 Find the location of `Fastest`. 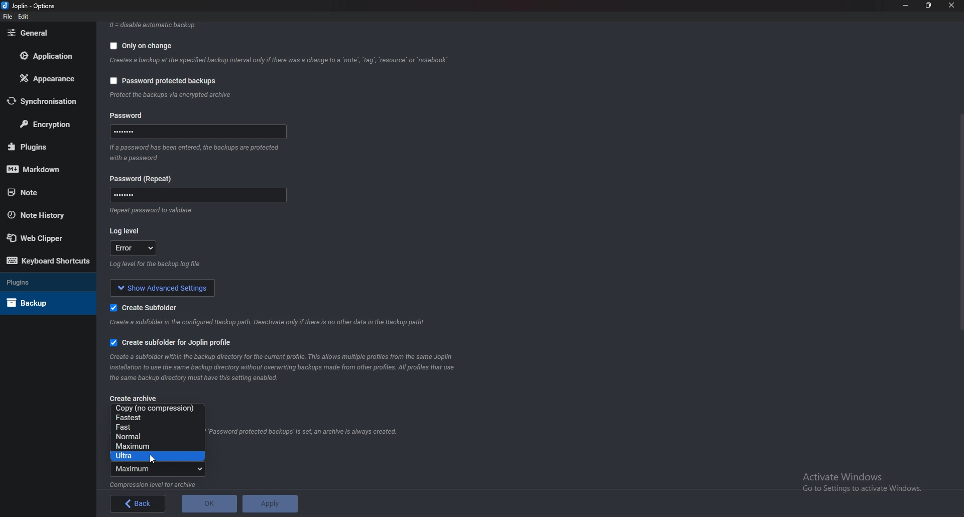

Fastest is located at coordinates (155, 418).